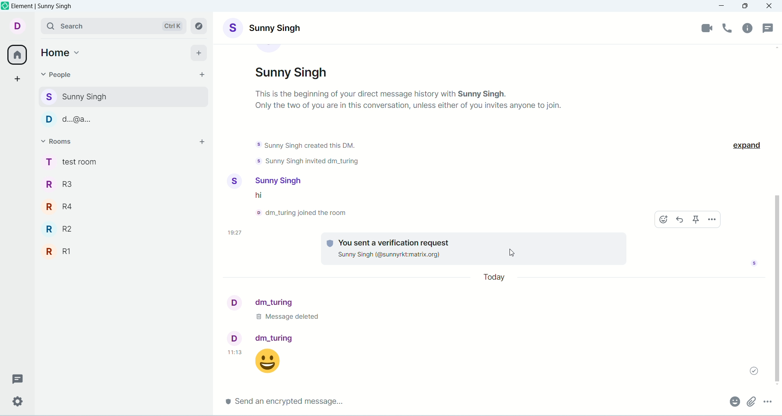  Describe the element at coordinates (679, 219) in the screenshot. I see `reply` at that location.